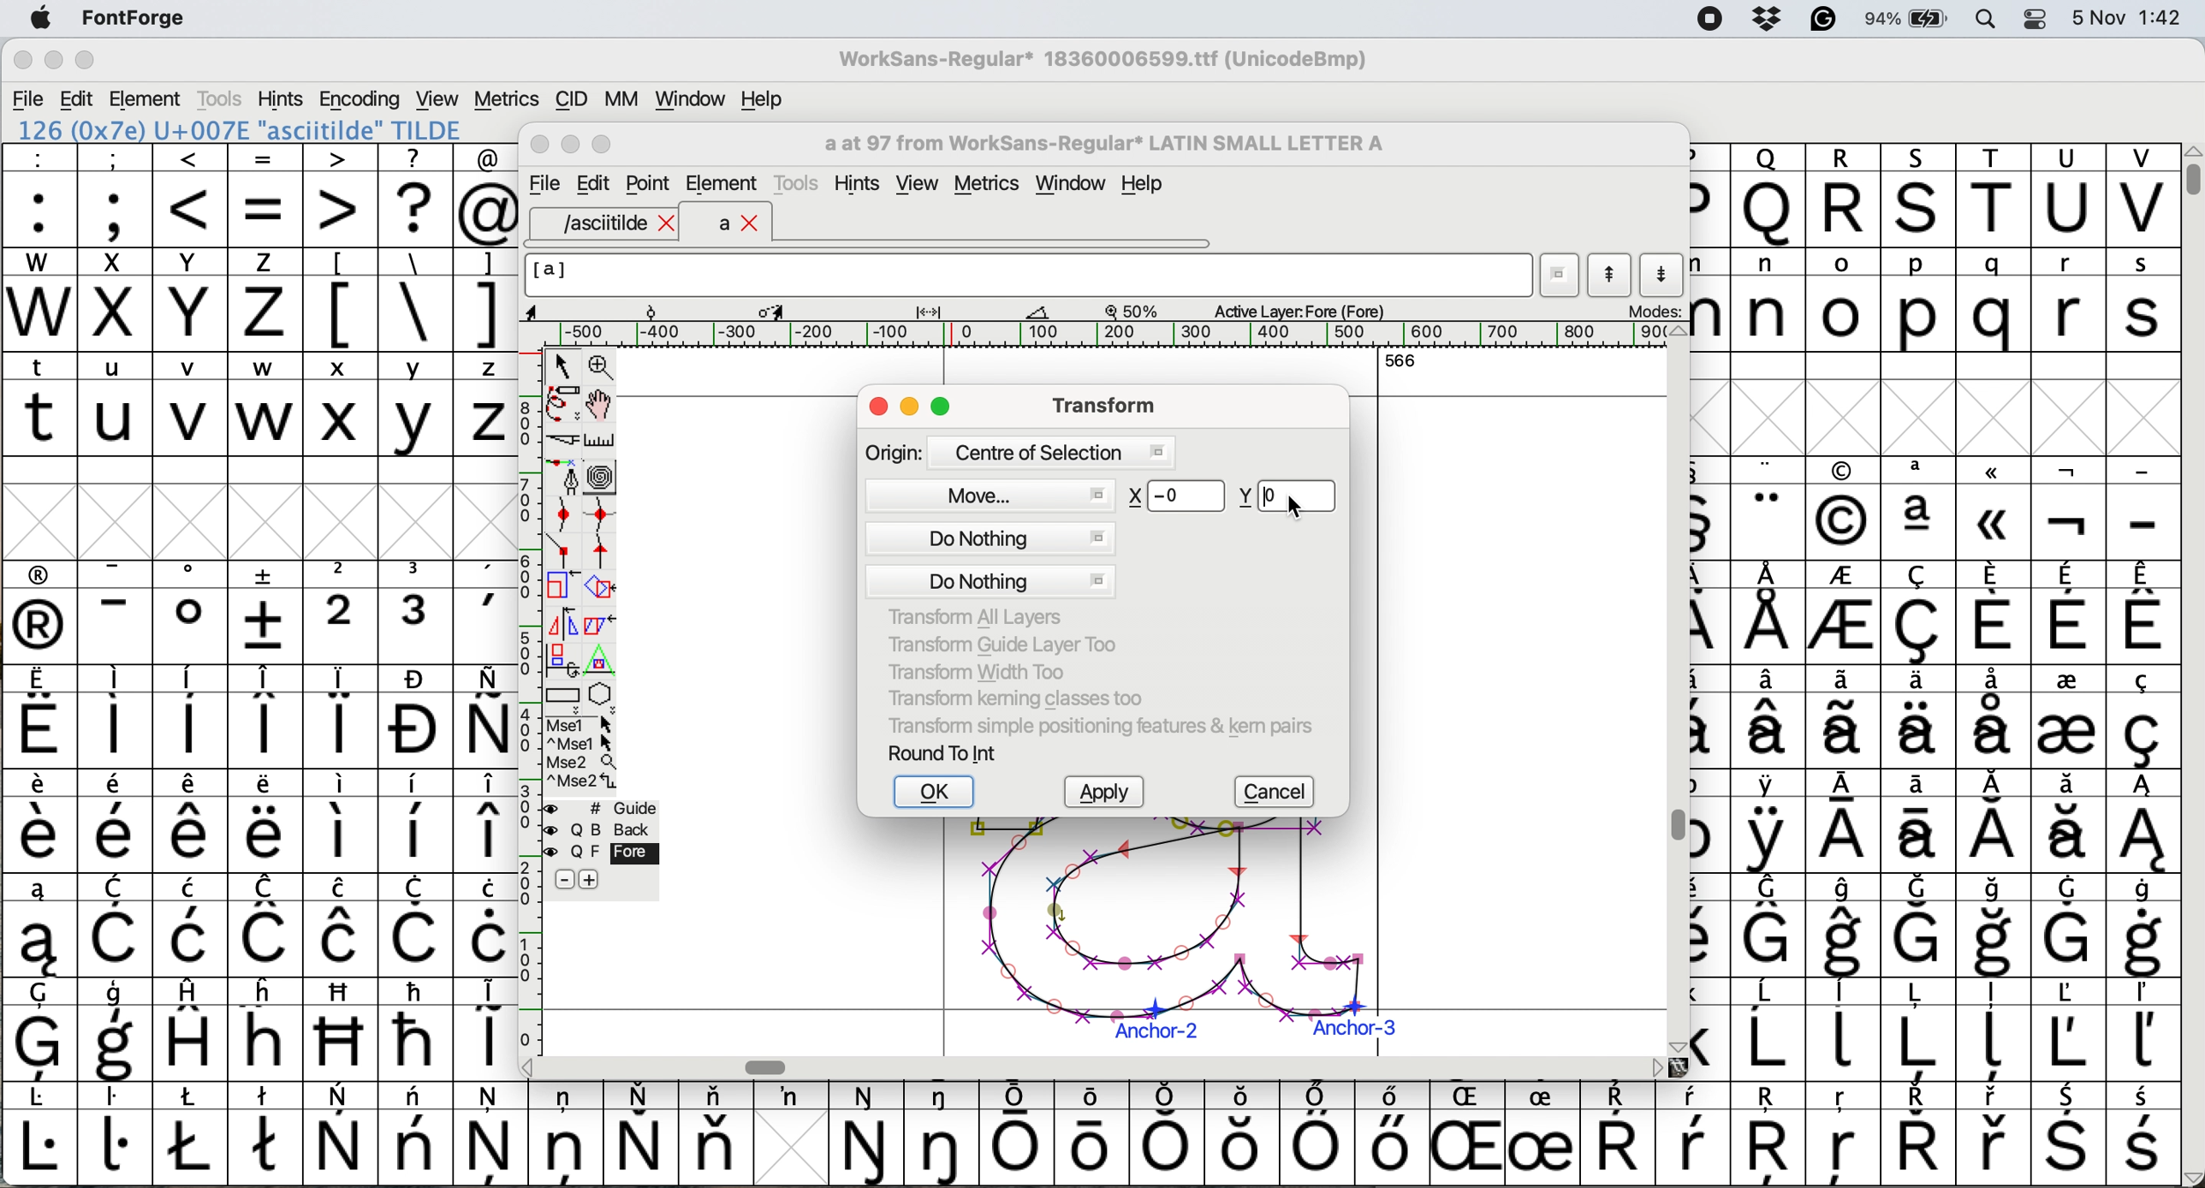 Image resolution: width=2205 pixels, height=1188 pixels. What do you see at coordinates (1026, 275) in the screenshot?
I see `glyph name` at bounding box center [1026, 275].